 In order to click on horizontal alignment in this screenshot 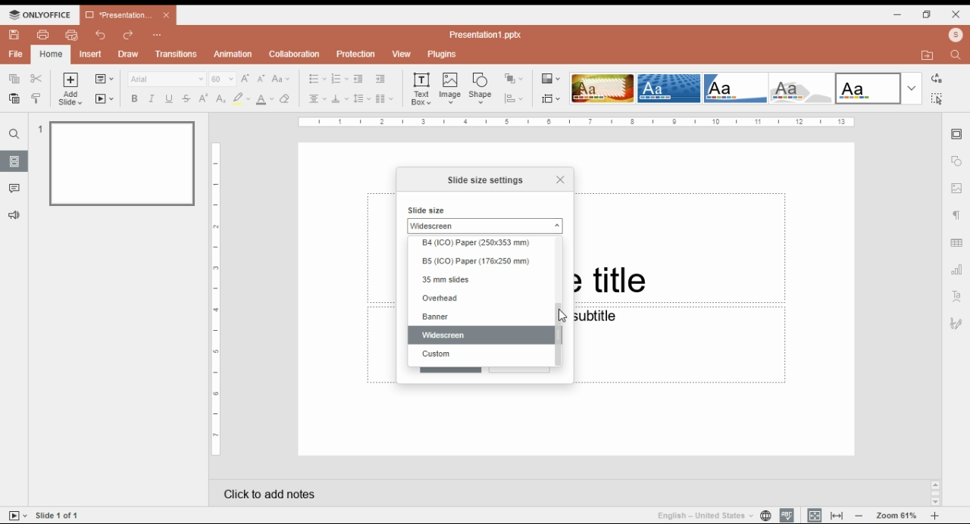, I will do `click(316, 100)`.